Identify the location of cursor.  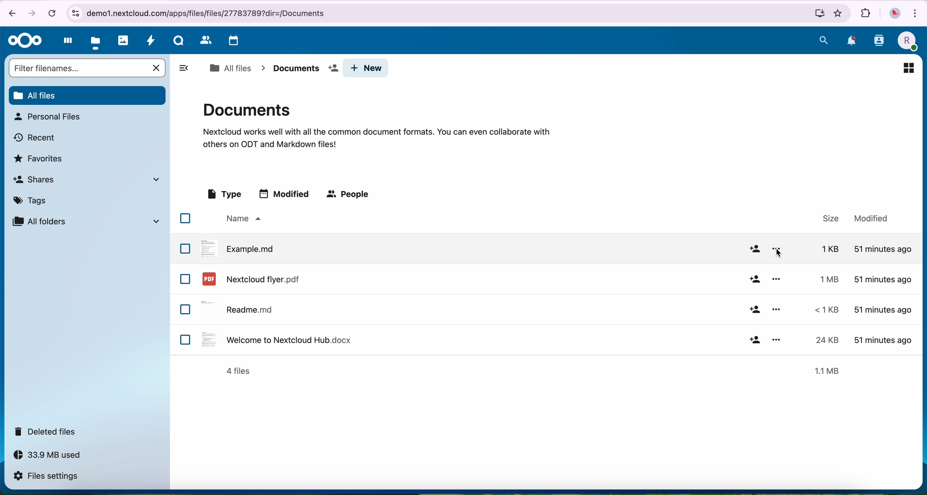
(779, 253).